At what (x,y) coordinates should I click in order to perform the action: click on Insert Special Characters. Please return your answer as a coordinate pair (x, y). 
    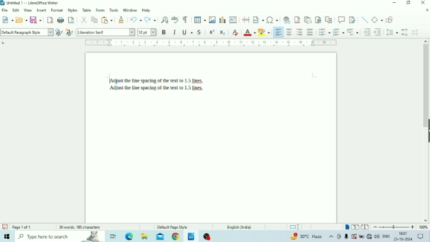
    Looking at the image, I should click on (272, 19).